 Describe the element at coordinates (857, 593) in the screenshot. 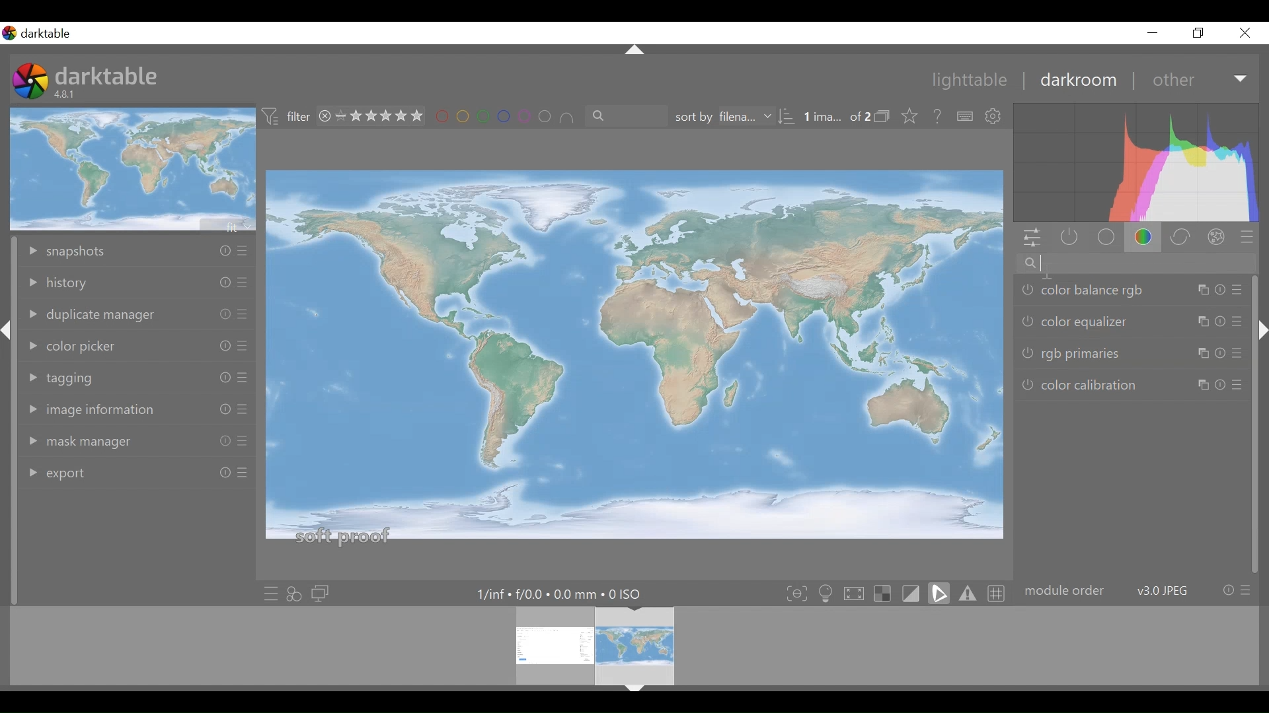

I see `toggle high quality processing` at that location.